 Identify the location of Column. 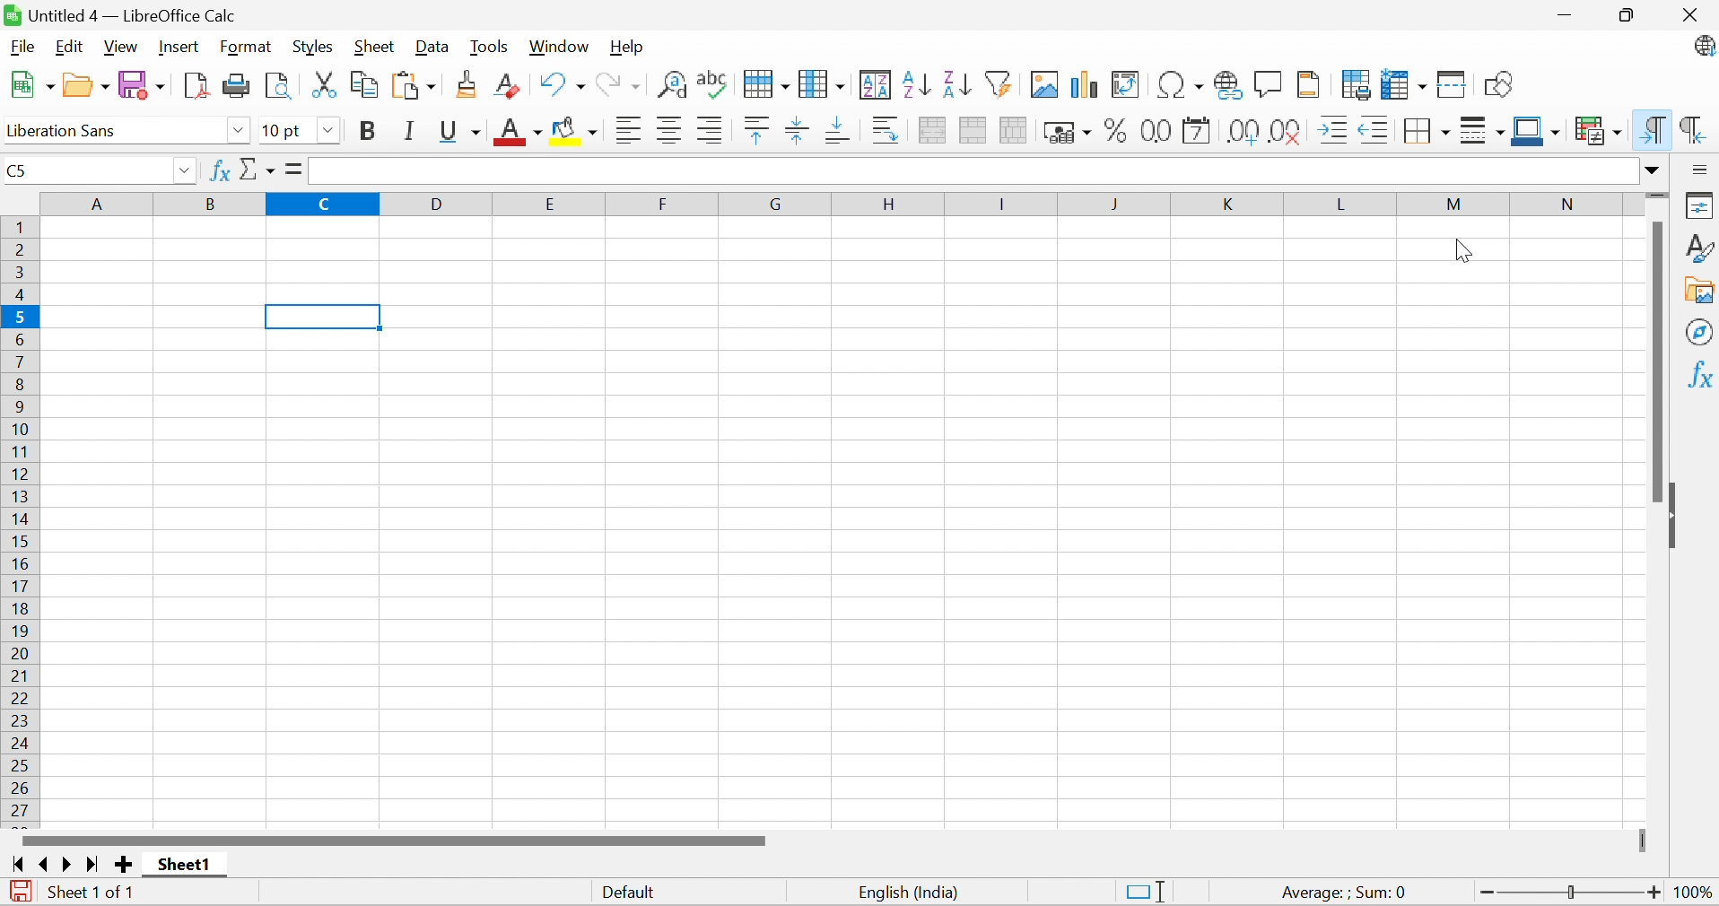
(822, 83).